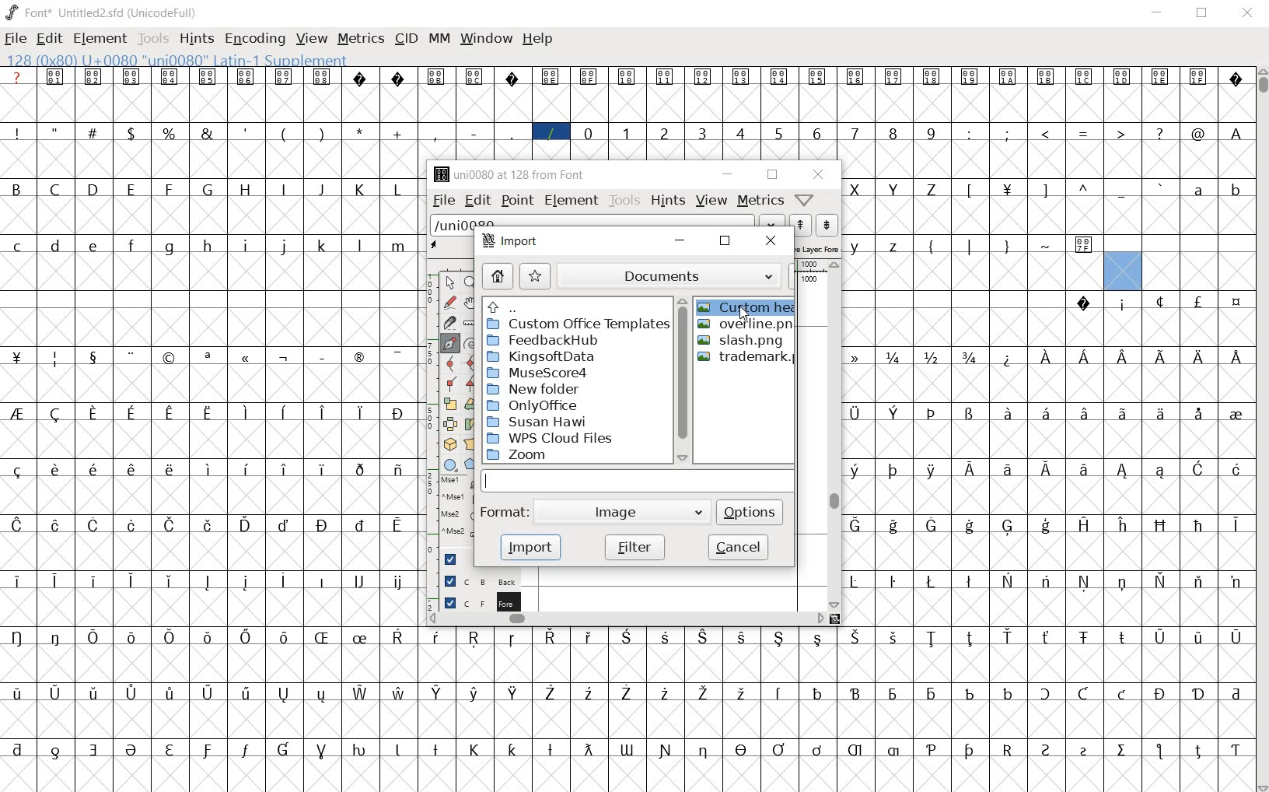  I want to click on dropdown, so click(773, 221).